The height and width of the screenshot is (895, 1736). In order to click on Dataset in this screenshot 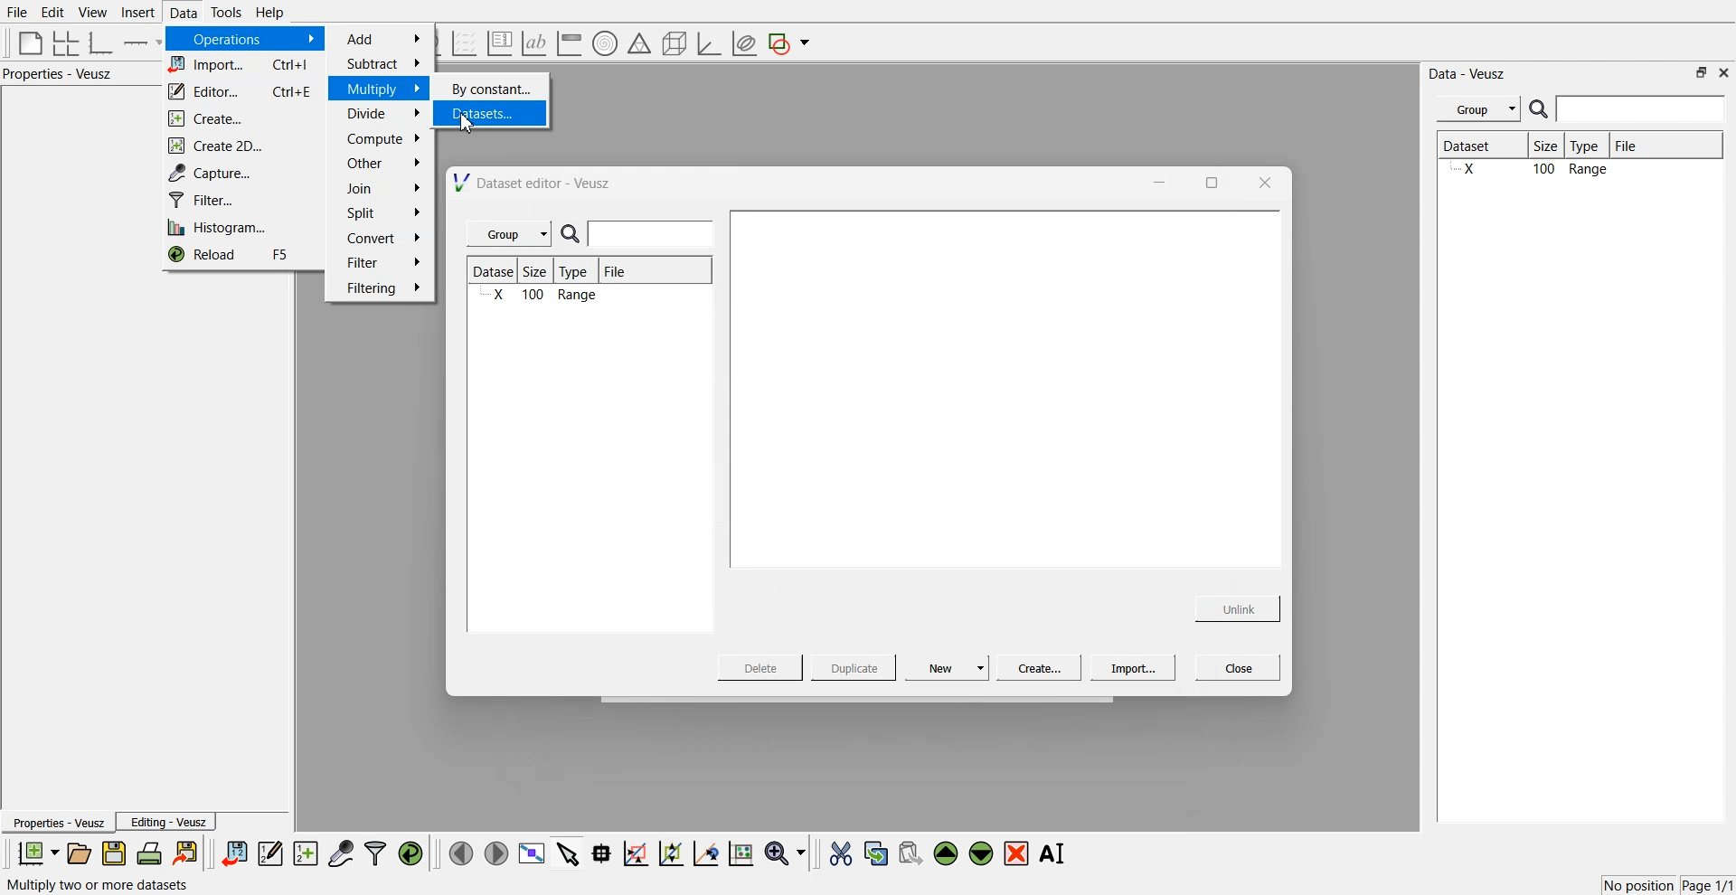, I will do `click(495, 271)`.